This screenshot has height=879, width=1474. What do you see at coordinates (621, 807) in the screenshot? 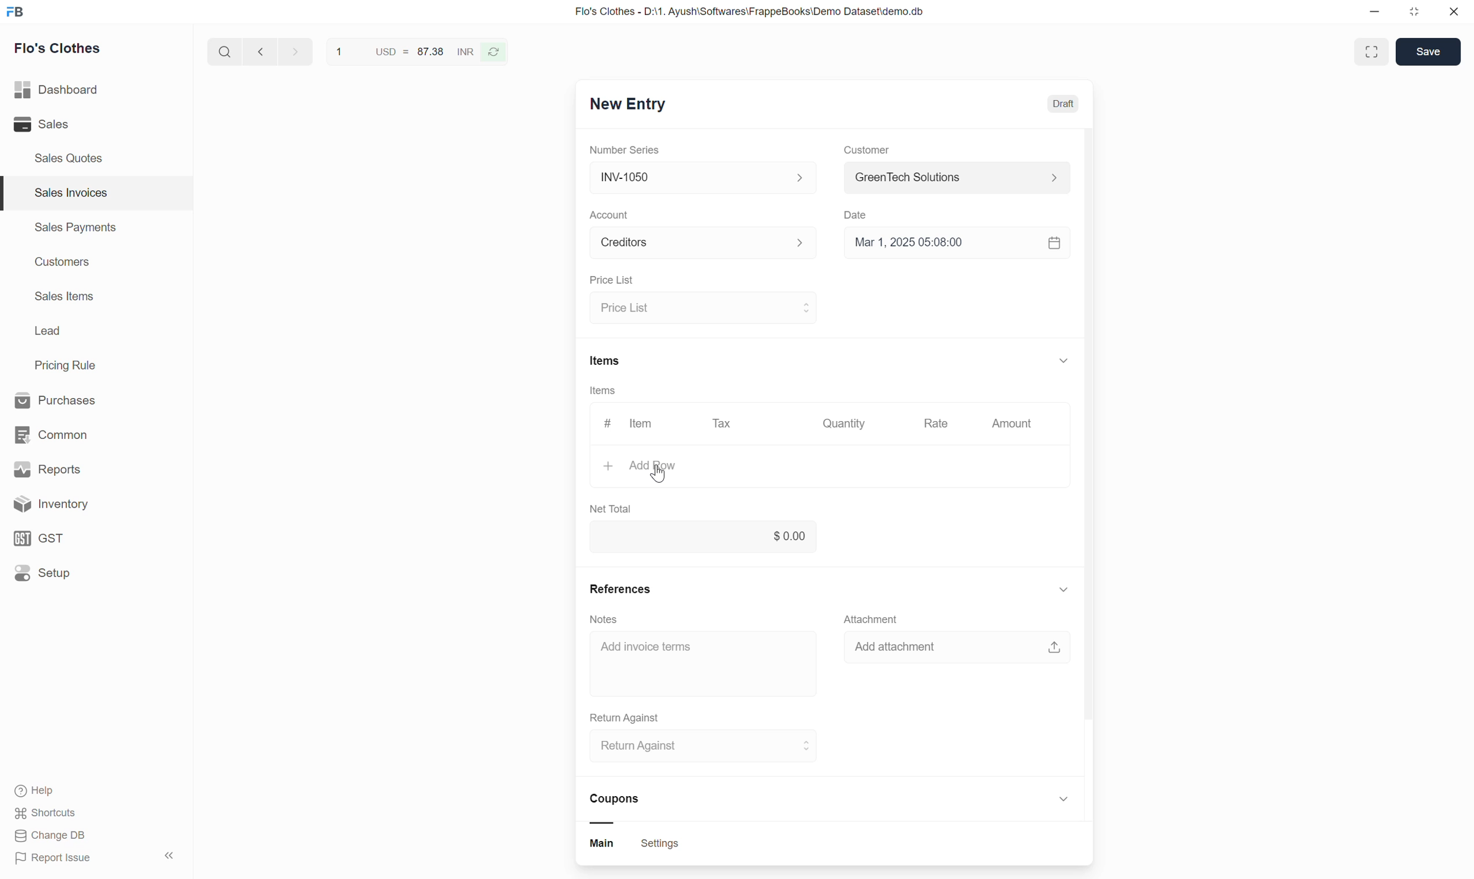
I see `Coupons` at bounding box center [621, 807].